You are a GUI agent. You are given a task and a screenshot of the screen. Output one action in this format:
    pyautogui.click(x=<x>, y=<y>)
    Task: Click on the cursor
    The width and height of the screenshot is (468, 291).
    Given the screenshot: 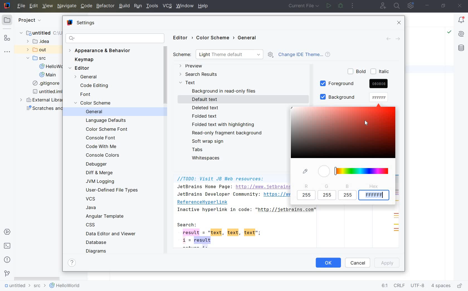 What is the action you would take?
    pyautogui.click(x=364, y=122)
    